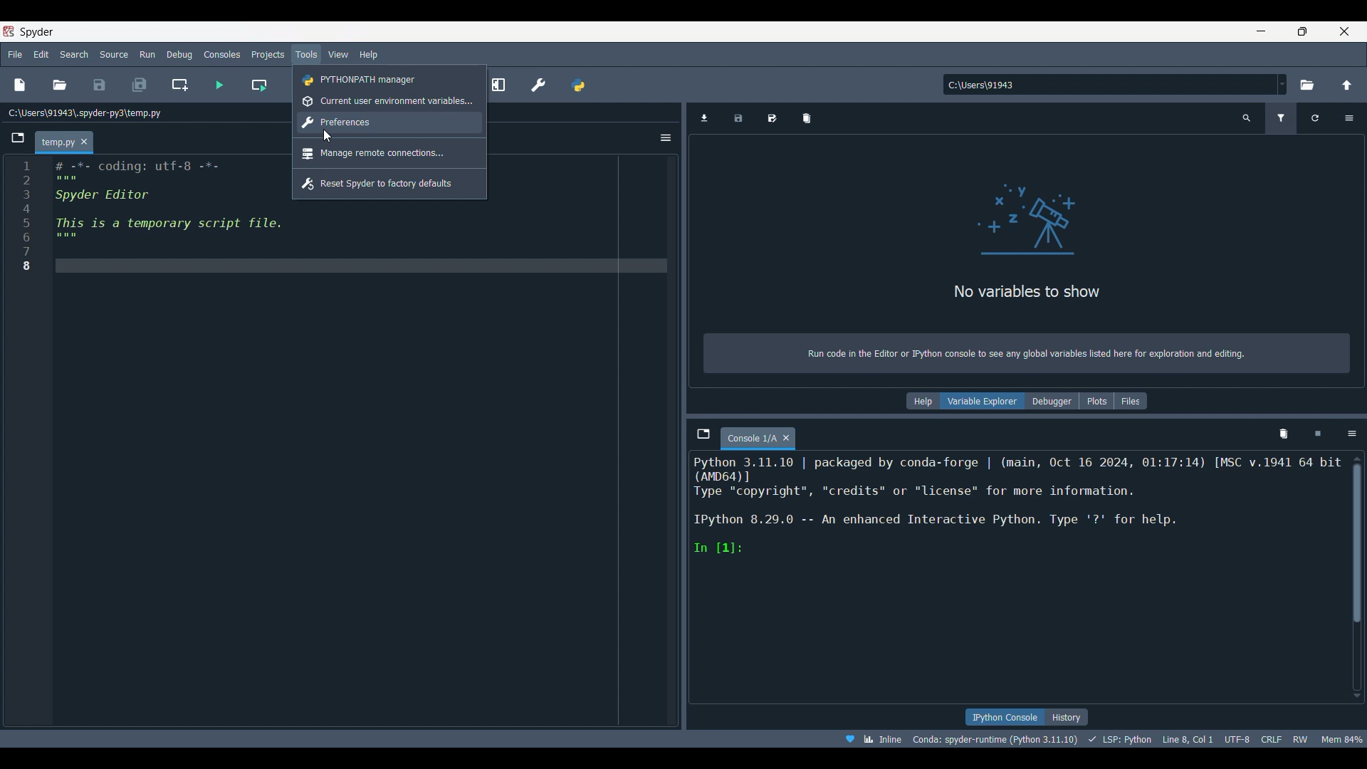 Image resolution: width=1367 pixels, height=769 pixels. I want to click on Browse tabs, so click(703, 434).